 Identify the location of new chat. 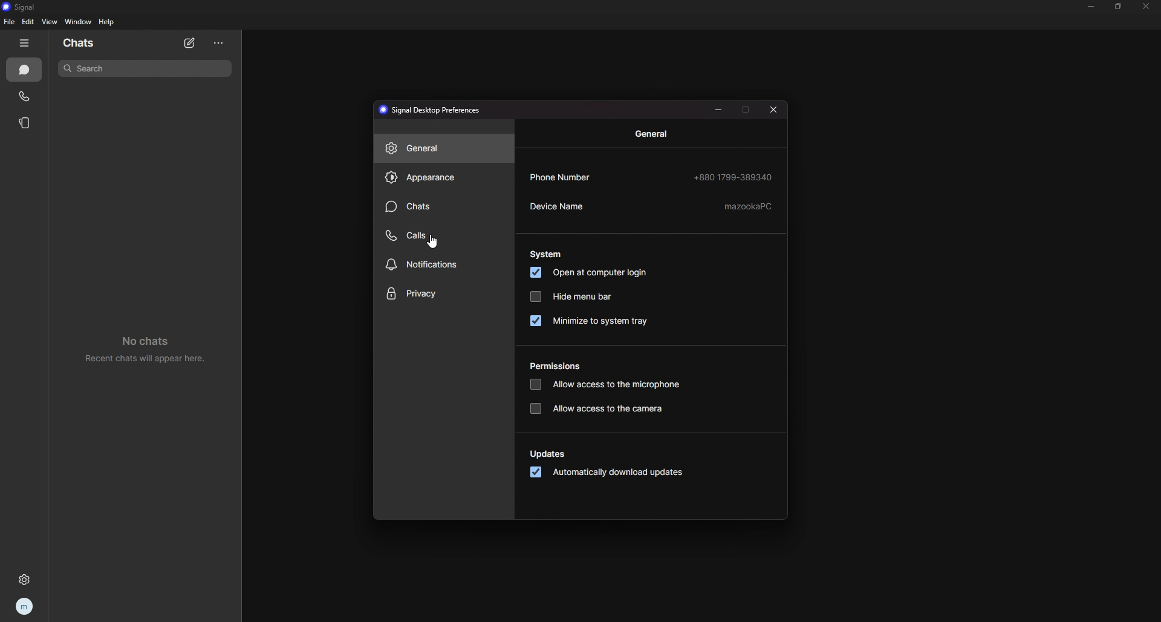
(190, 44).